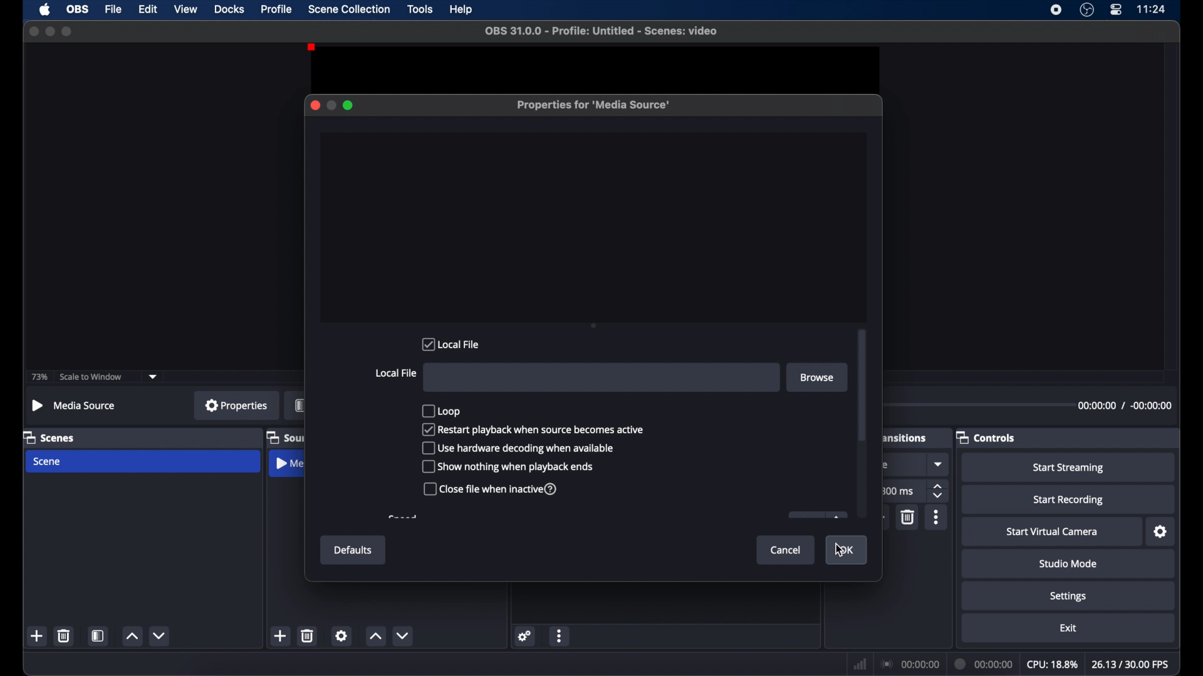 The width and height of the screenshot is (1203, 676). I want to click on scene, so click(49, 462).